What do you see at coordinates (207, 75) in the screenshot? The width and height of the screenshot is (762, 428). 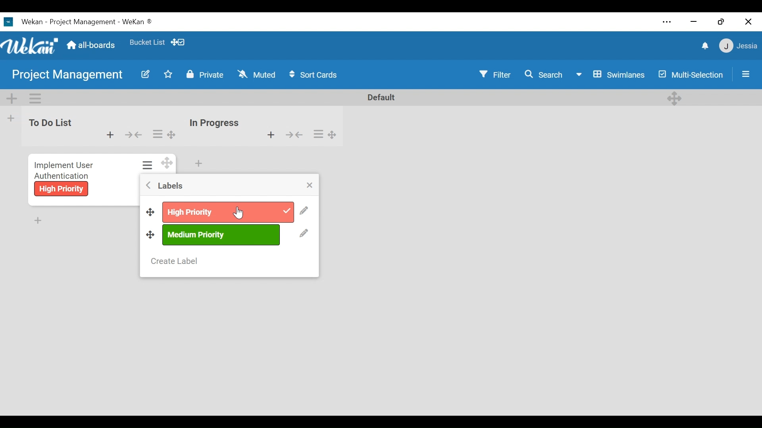 I see `Private` at bounding box center [207, 75].